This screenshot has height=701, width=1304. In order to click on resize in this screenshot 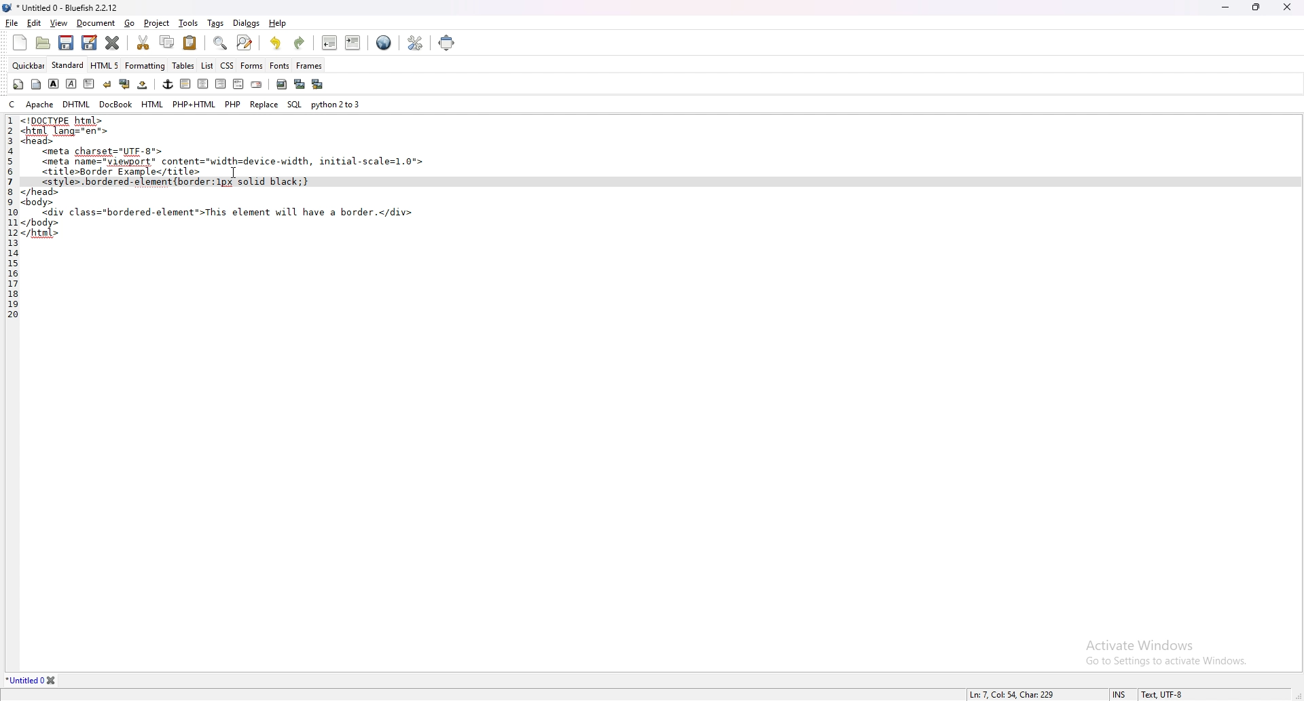, I will do `click(1256, 7)`.